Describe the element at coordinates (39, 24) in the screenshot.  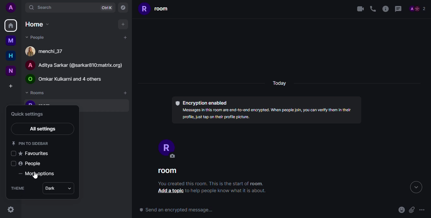
I see `home dropdown` at that location.